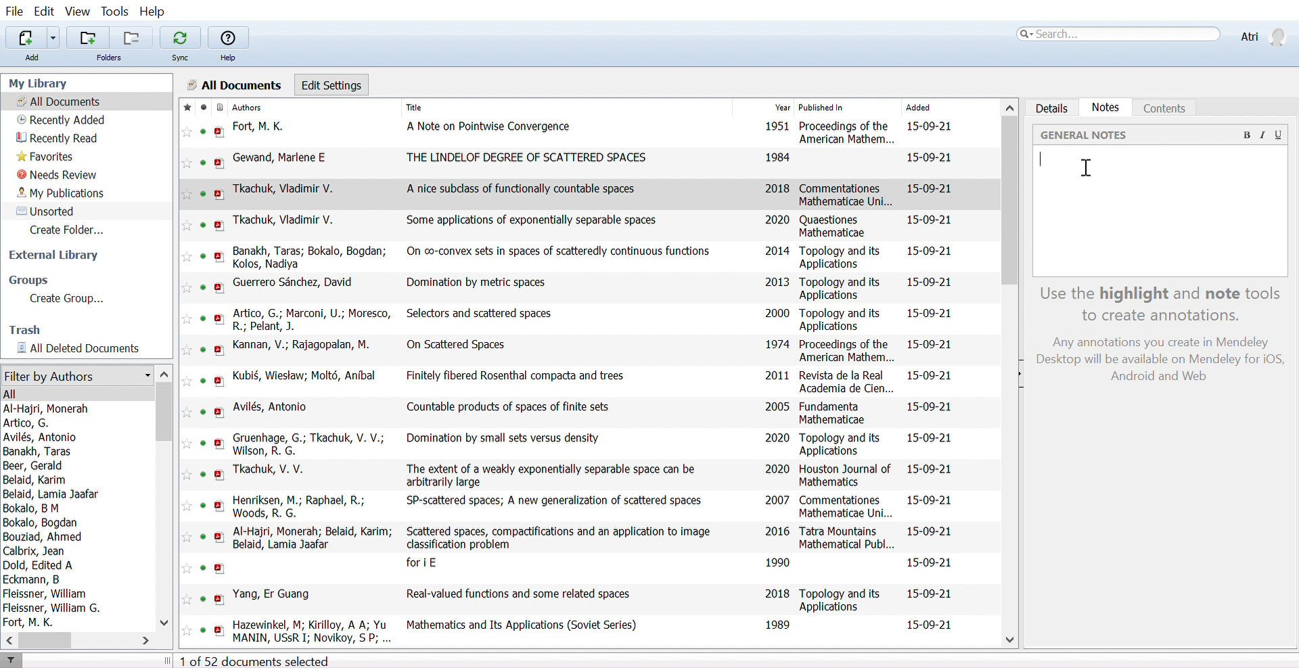 This screenshot has width=1299, height=668. What do you see at coordinates (528, 158) in the screenshot?
I see `THE LINDELOF DEGREE OF SCATTERED SPACES` at bounding box center [528, 158].